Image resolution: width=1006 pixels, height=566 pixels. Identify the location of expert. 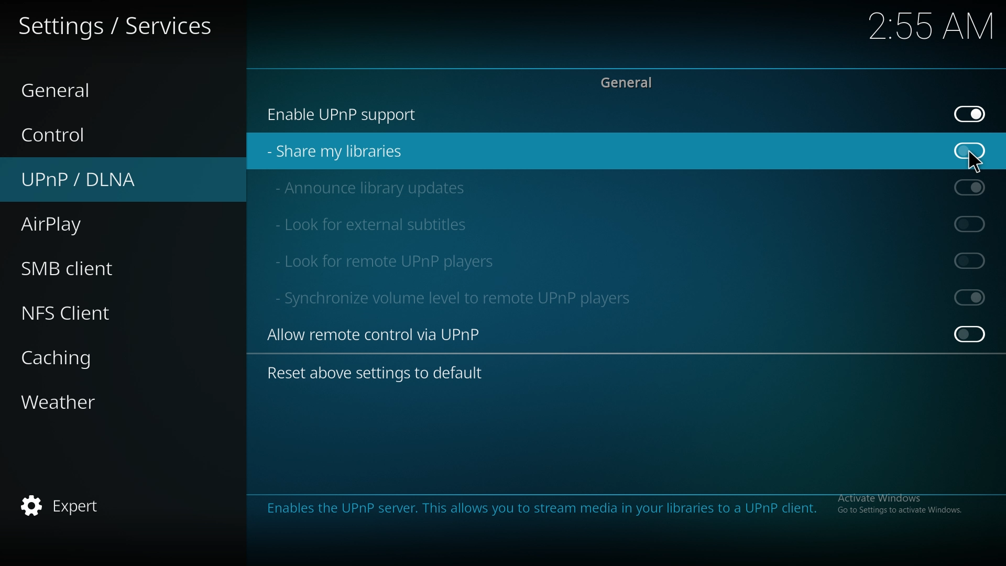
(68, 508).